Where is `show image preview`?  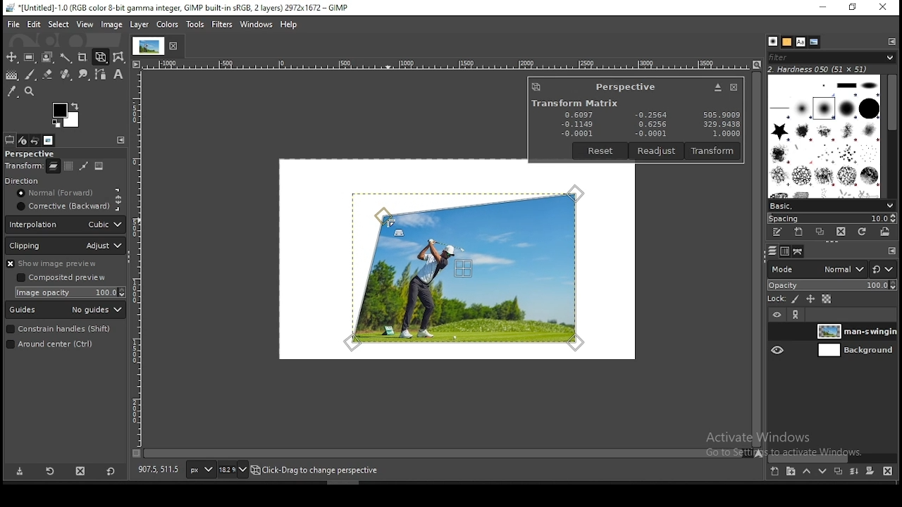
show image preview is located at coordinates (62, 263).